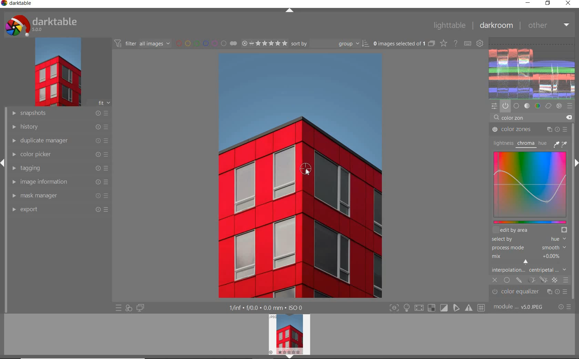  I want to click on selected Image range rating, so click(265, 43).